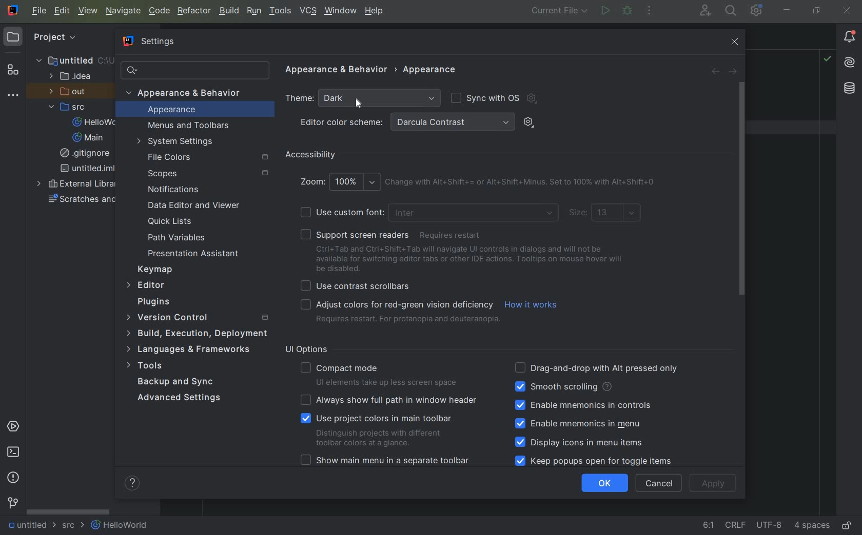 The image size is (862, 535). I want to click on minimize, so click(786, 10).